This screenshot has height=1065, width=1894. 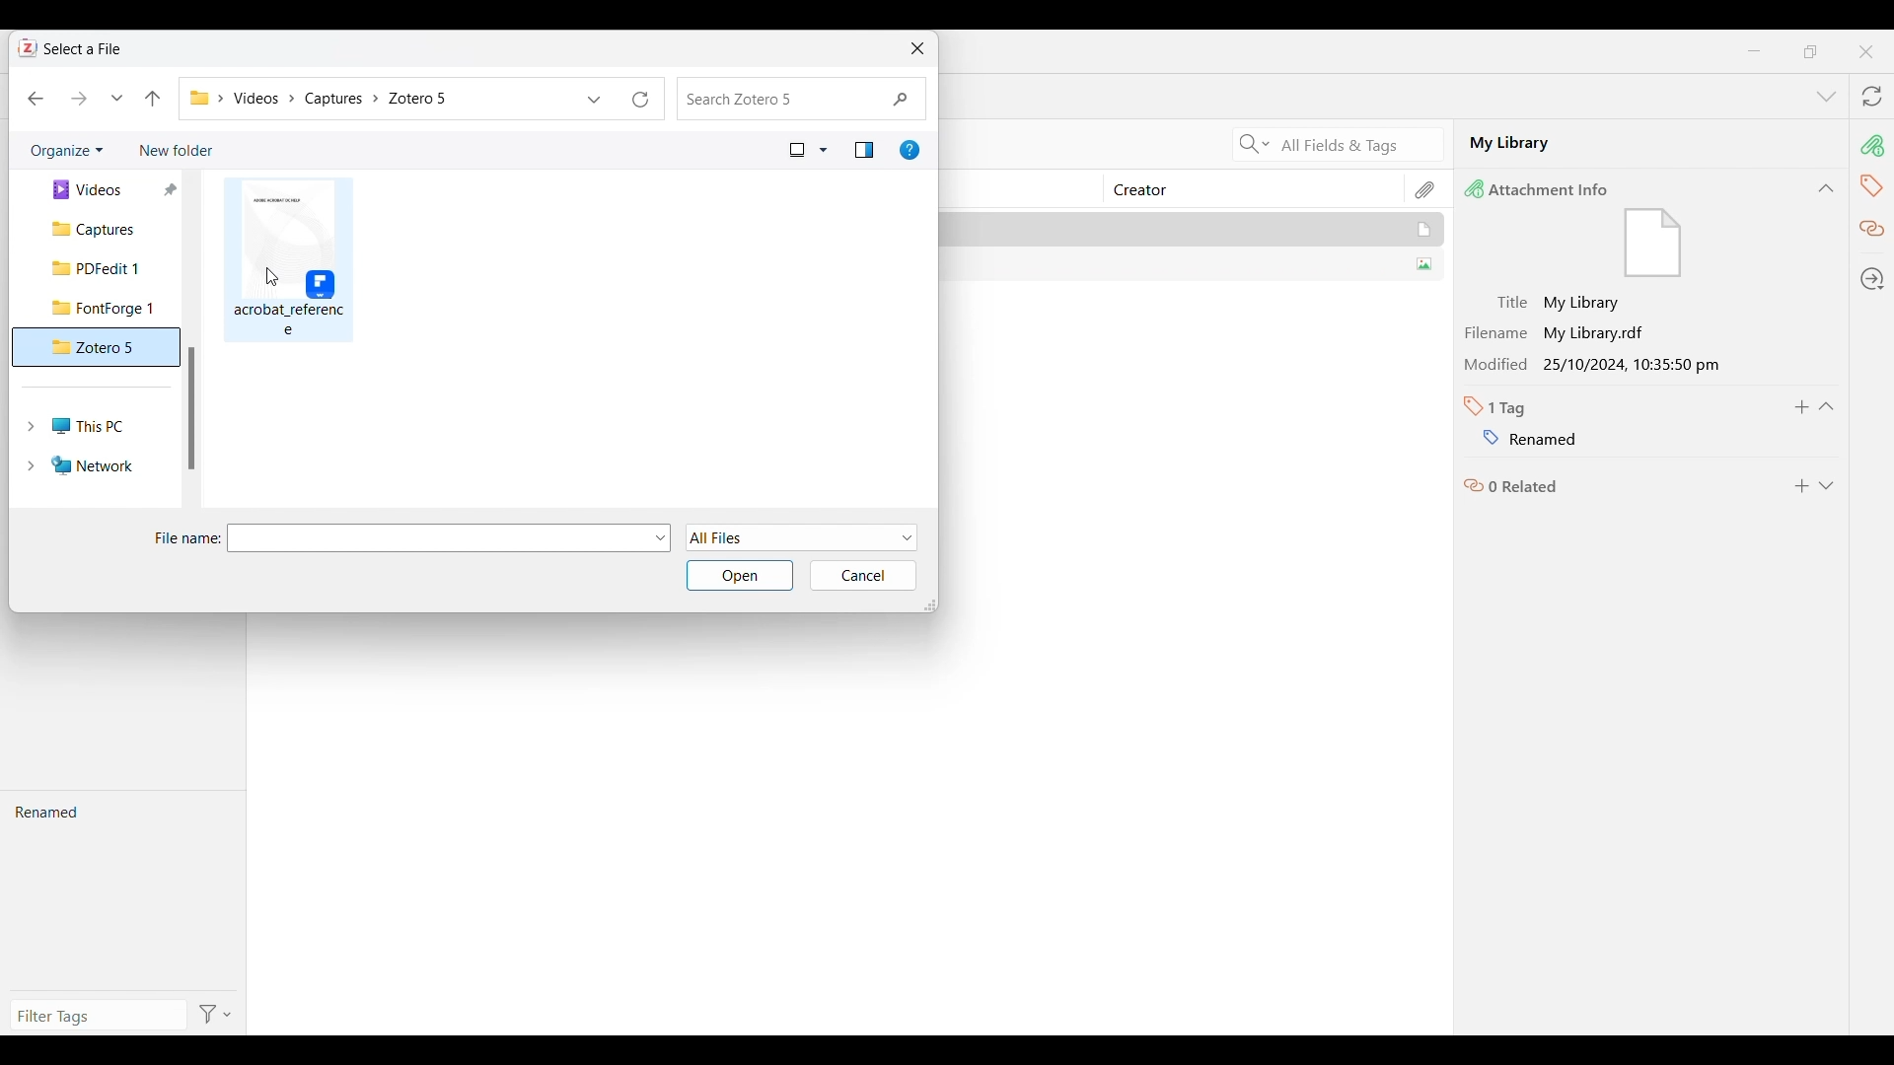 What do you see at coordinates (1826, 486) in the screenshot?
I see `Expand` at bounding box center [1826, 486].